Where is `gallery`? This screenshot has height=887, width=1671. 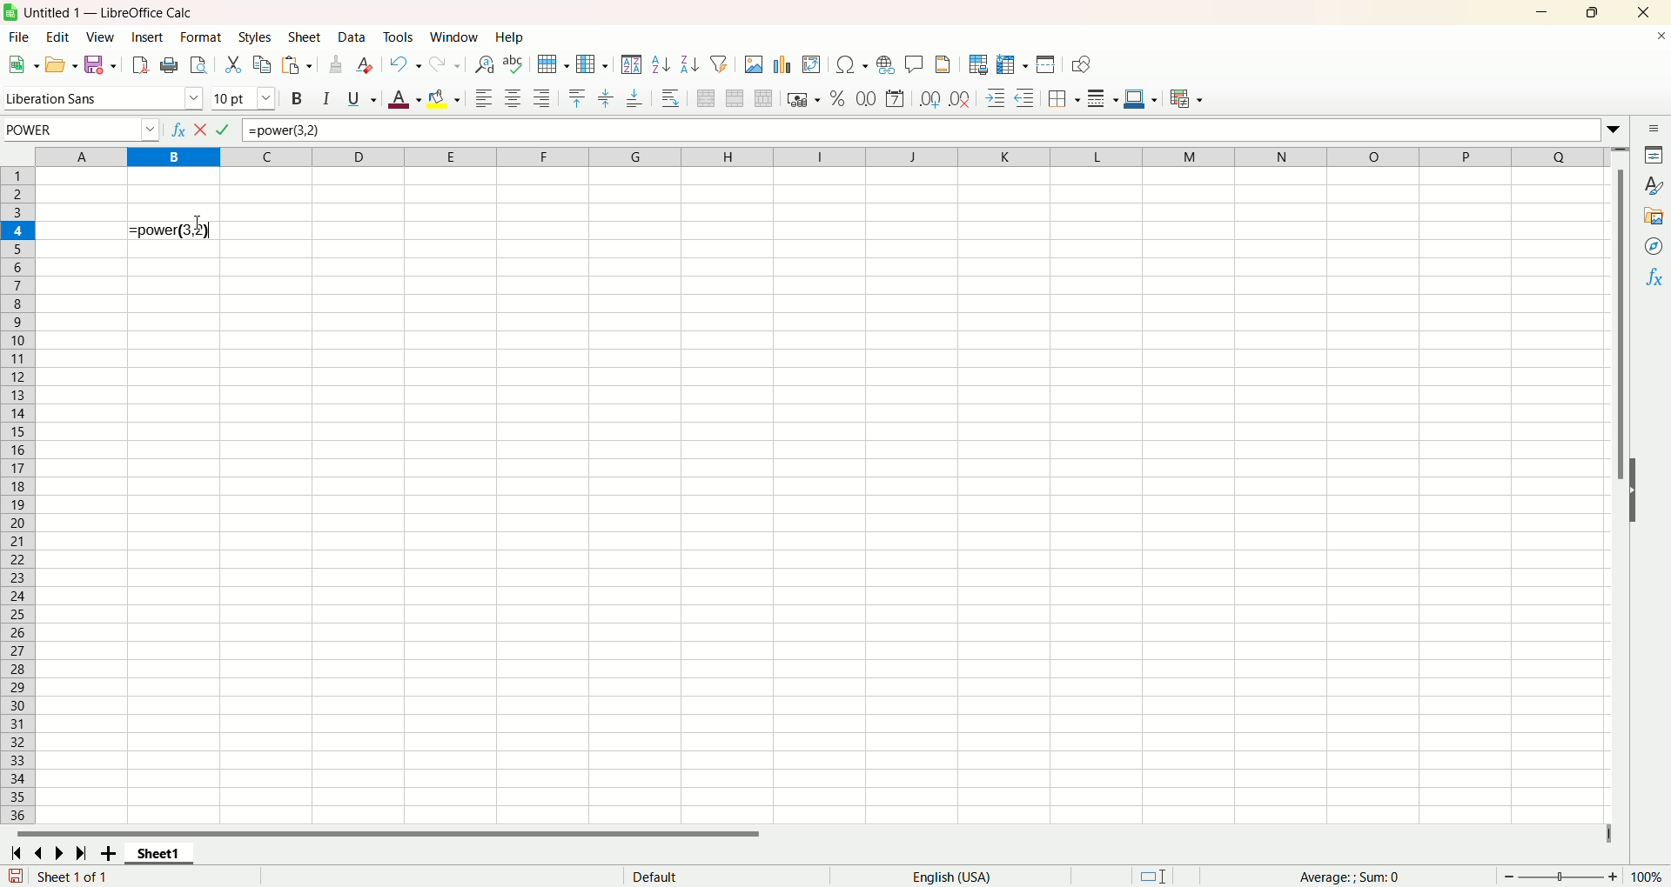
gallery is located at coordinates (1654, 217).